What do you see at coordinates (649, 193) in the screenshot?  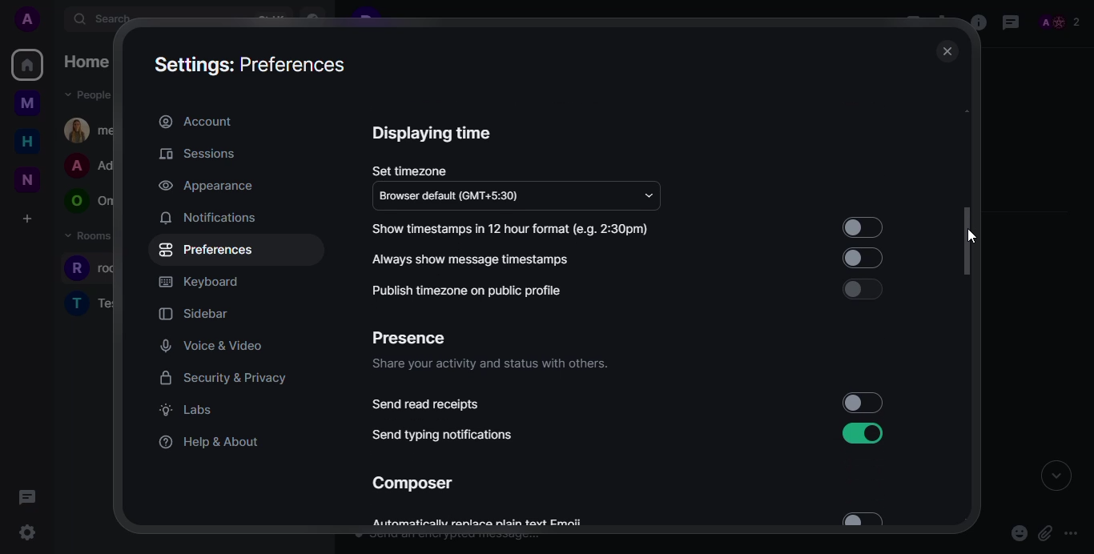 I see `drop down` at bounding box center [649, 193].